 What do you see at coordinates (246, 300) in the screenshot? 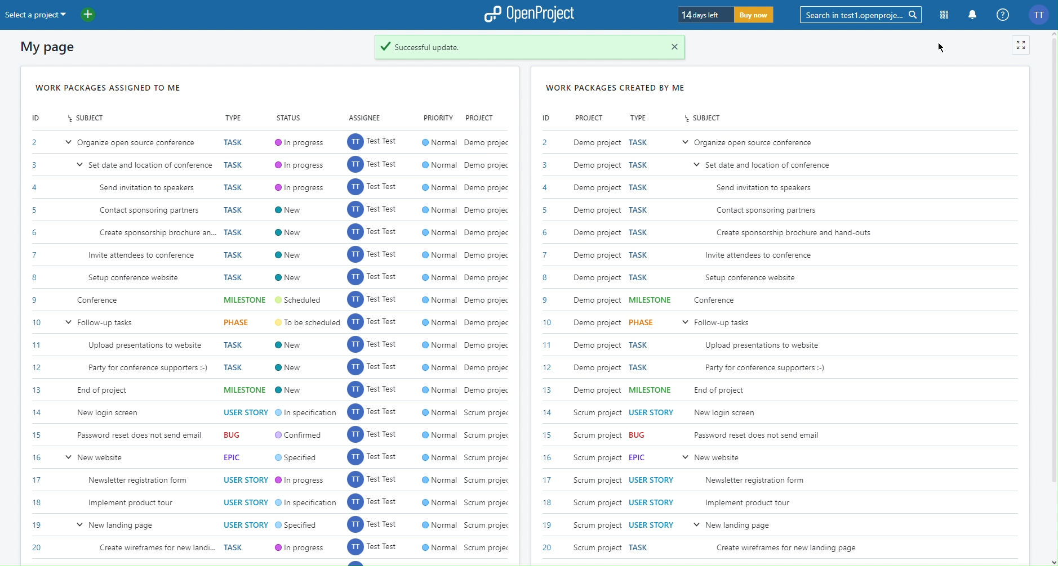
I see `Milestone` at bounding box center [246, 300].